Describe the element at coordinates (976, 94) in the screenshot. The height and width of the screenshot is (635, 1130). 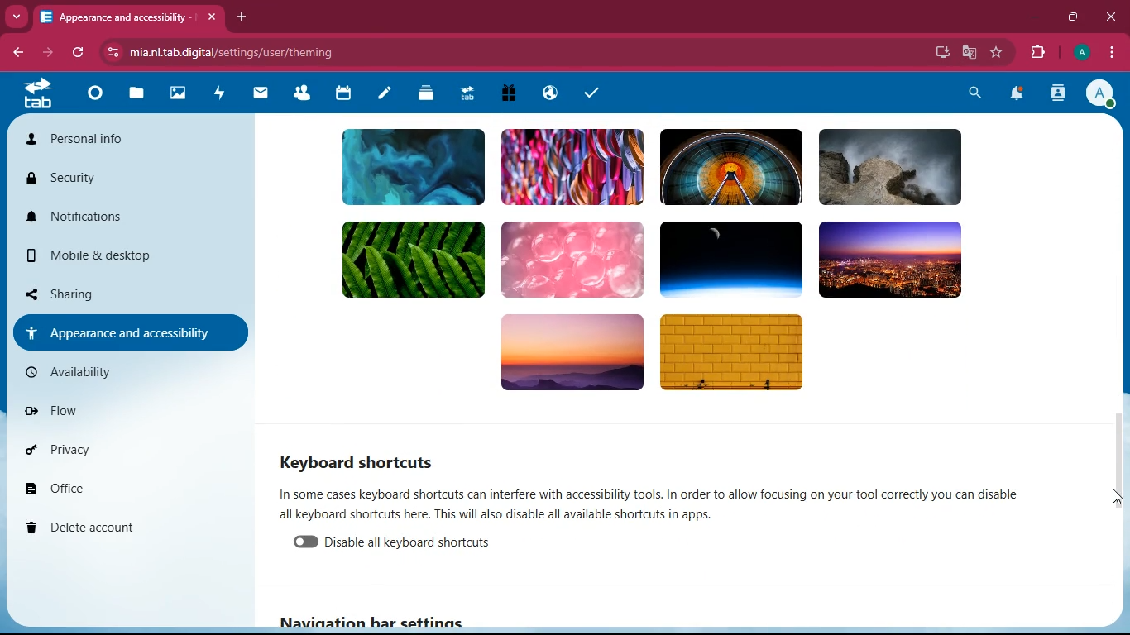
I see `search` at that location.